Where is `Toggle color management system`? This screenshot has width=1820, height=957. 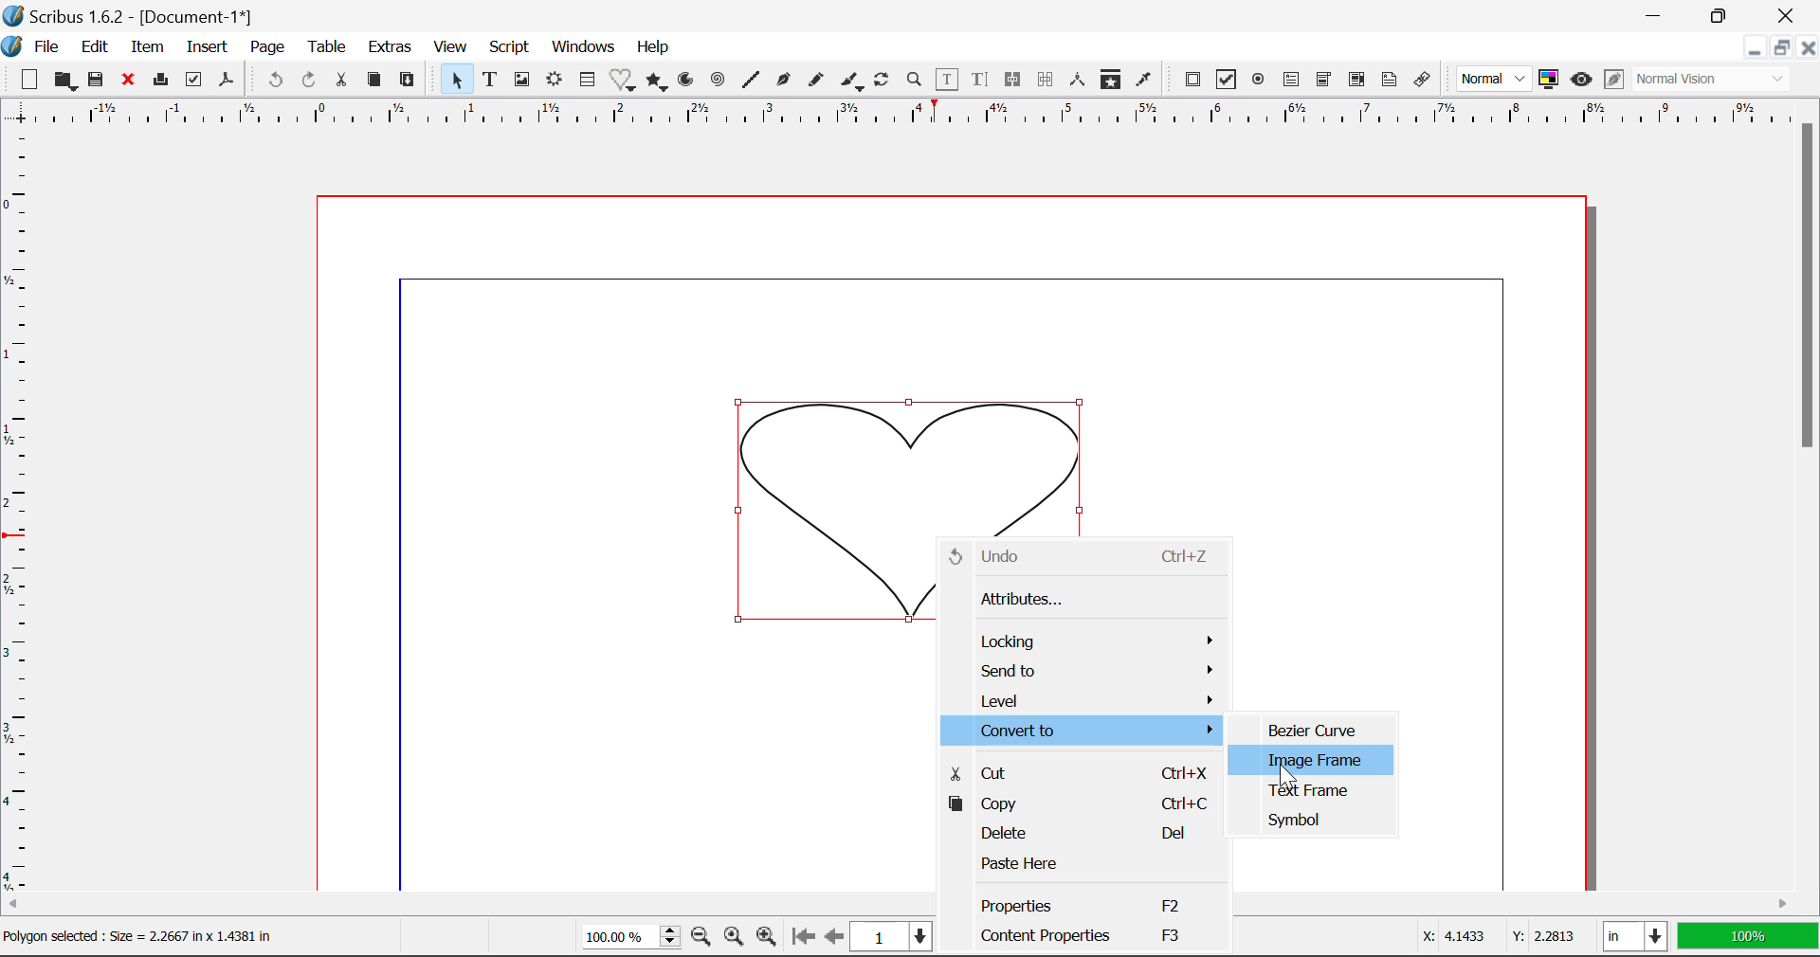 Toggle color management system is located at coordinates (1549, 81).